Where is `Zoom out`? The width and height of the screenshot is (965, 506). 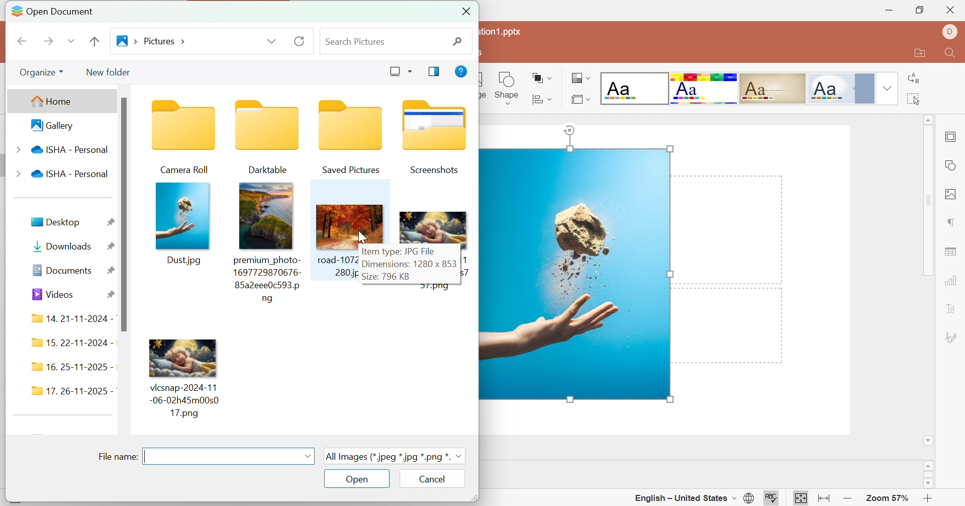 Zoom out is located at coordinates (846, 499).